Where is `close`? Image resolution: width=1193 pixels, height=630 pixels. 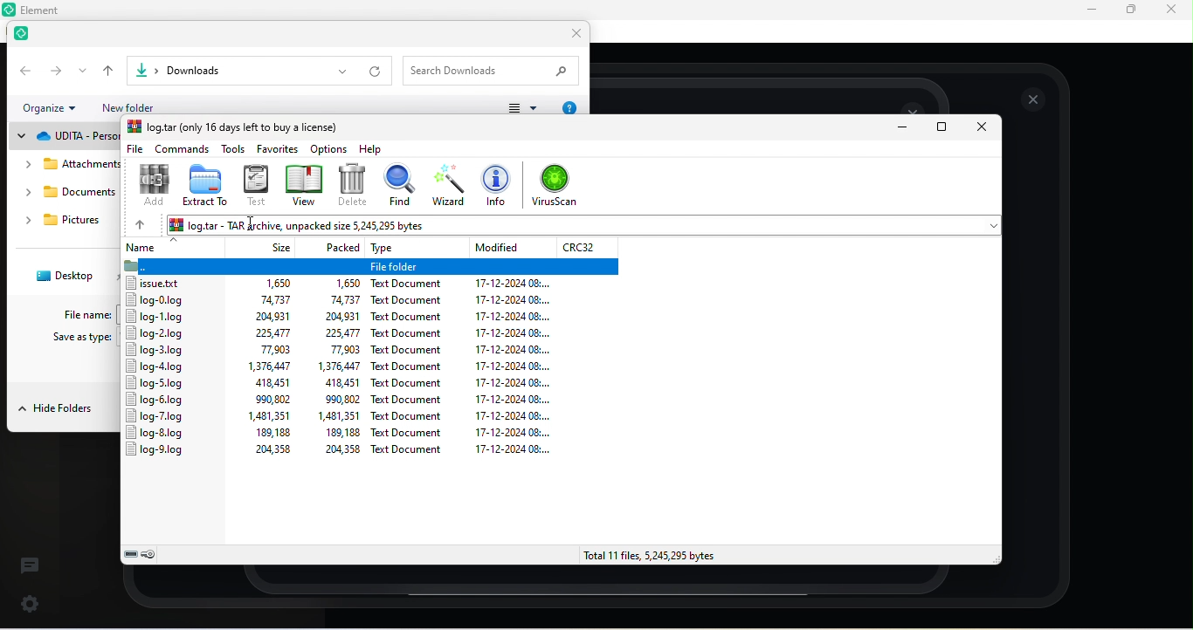
close is located at coordinates (983, 127).